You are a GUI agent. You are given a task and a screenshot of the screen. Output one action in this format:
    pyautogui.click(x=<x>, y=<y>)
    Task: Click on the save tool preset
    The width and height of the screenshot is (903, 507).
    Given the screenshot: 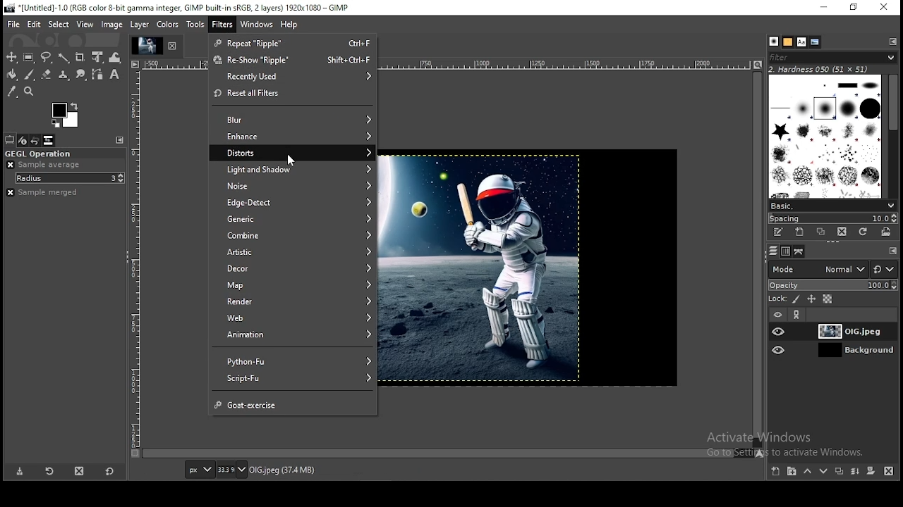 What is the action you would take?
    pyautogui.click(x=21, y=472)
    